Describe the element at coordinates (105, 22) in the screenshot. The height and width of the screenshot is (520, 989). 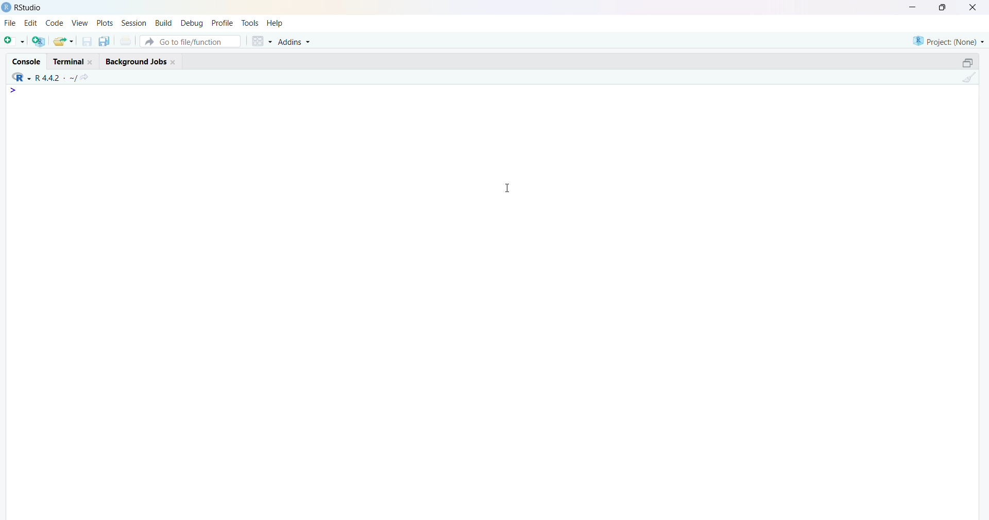
I see `plots` at that location.